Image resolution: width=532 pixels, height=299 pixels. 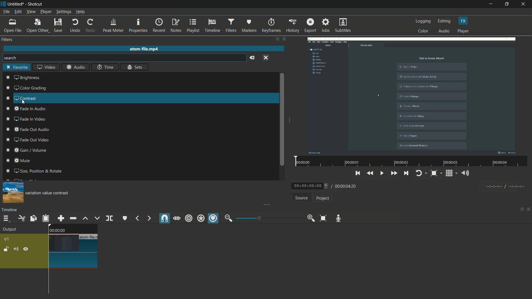 I want to click on file menu, so click(x=6, y=12).